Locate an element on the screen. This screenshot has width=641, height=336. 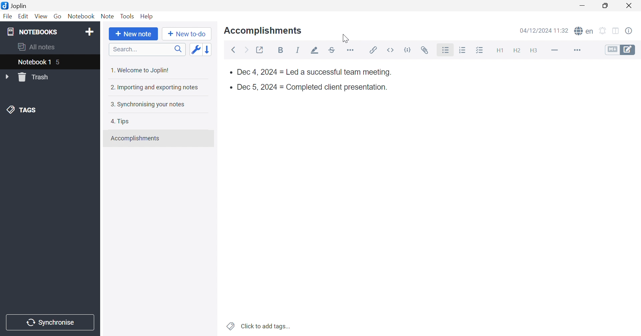
NOTEBOOKS is located at coordinates (31, 31).